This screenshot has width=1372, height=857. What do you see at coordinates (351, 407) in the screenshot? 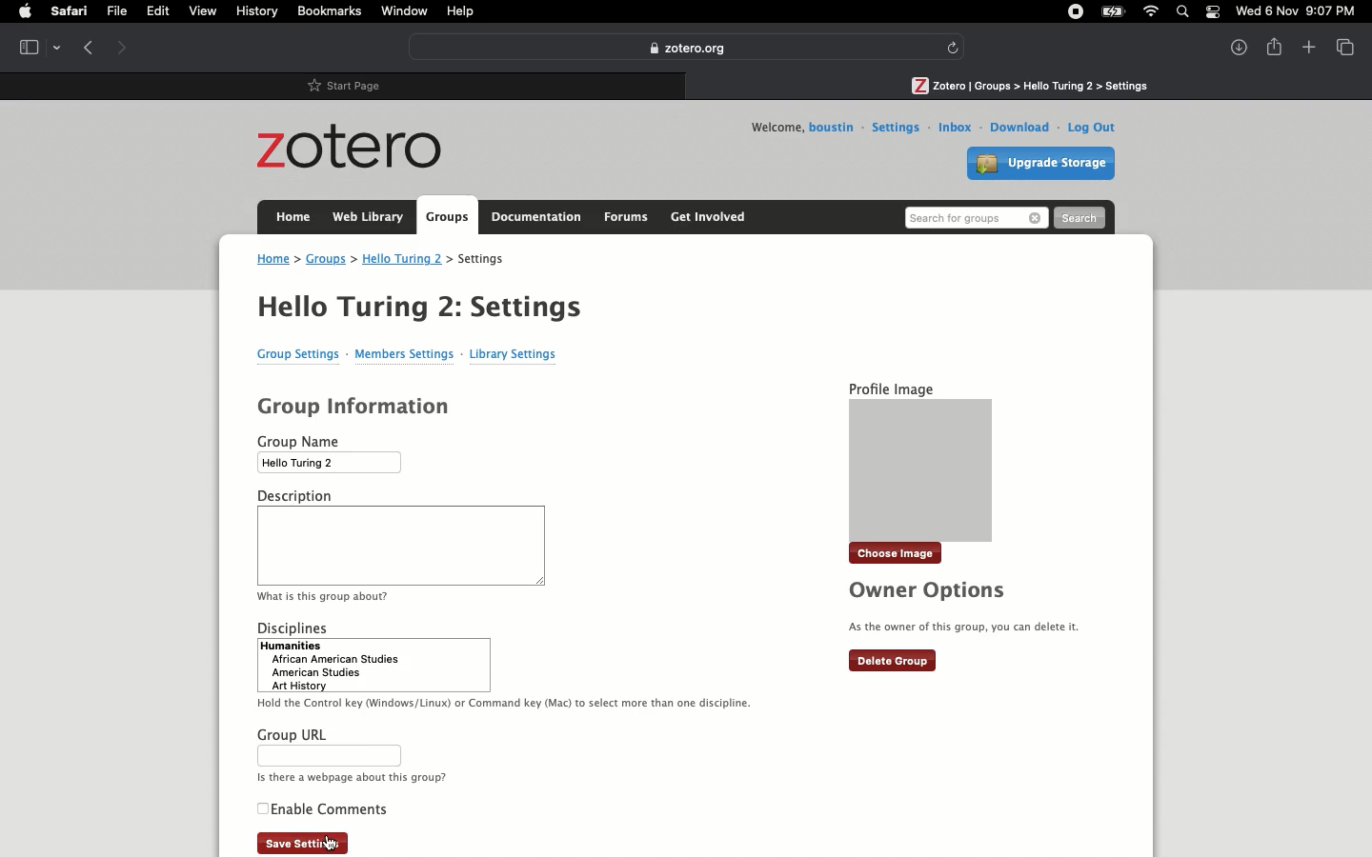
I see `Group information` at bounding box center [351, 407].